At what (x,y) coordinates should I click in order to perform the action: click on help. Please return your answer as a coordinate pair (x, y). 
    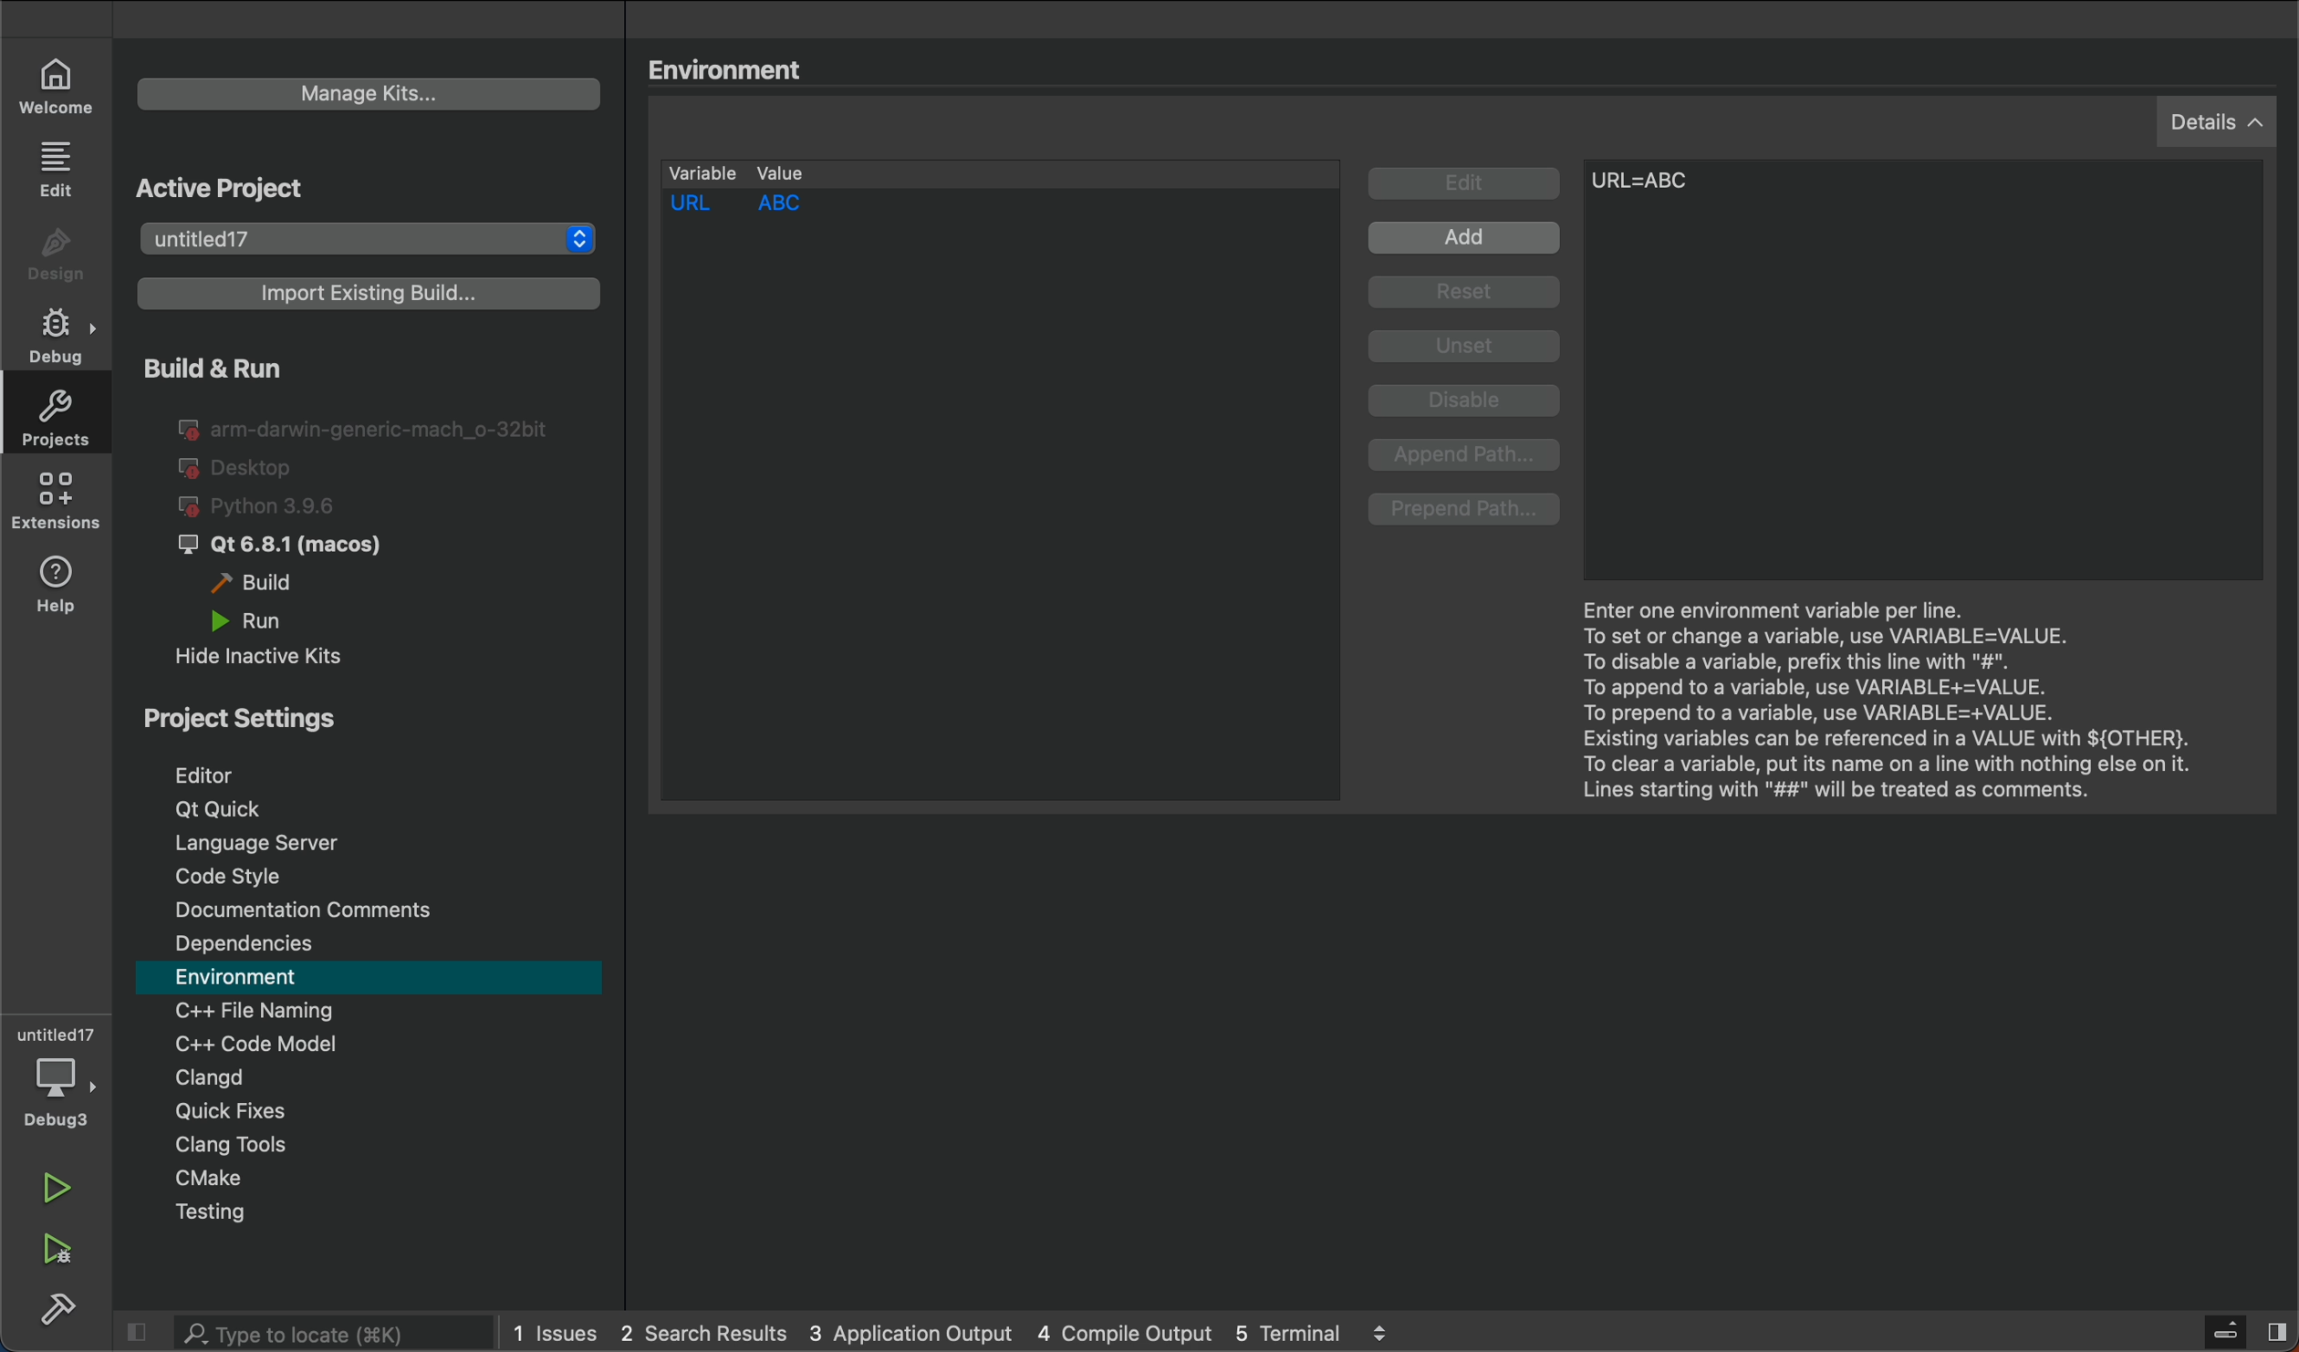
    Looking at the image, I should click on (58, 589).